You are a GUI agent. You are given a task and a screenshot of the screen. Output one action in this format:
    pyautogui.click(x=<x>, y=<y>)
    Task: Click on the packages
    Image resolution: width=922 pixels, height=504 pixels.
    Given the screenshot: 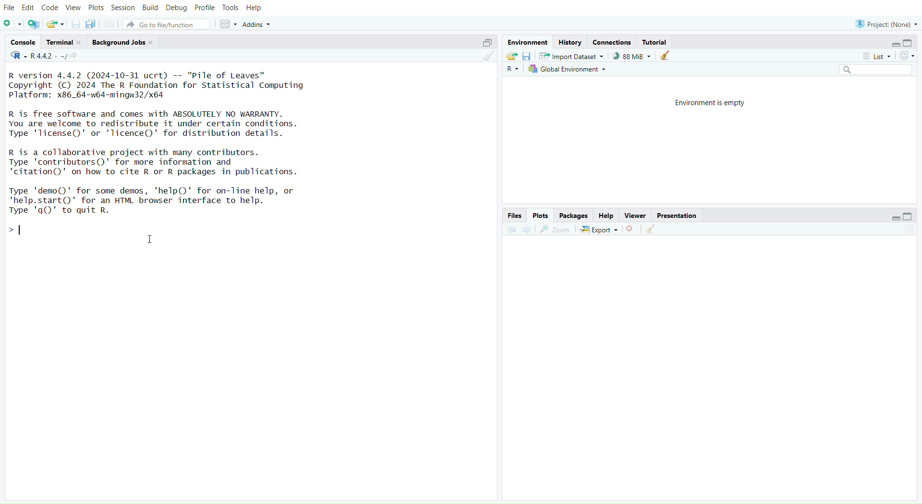 What is the action you would take?
    pyautogui.click(x=574, y=216)
    